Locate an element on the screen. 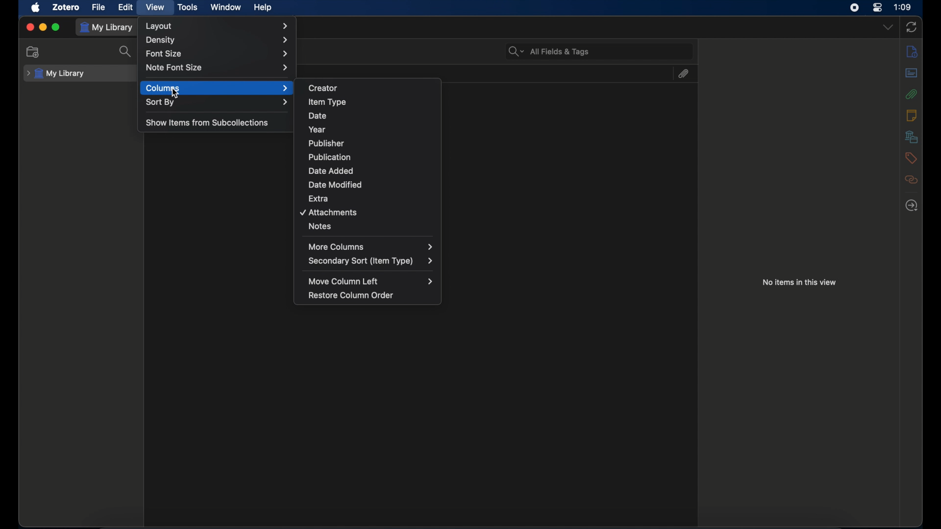  move column left is located at coordinates (371, 282).